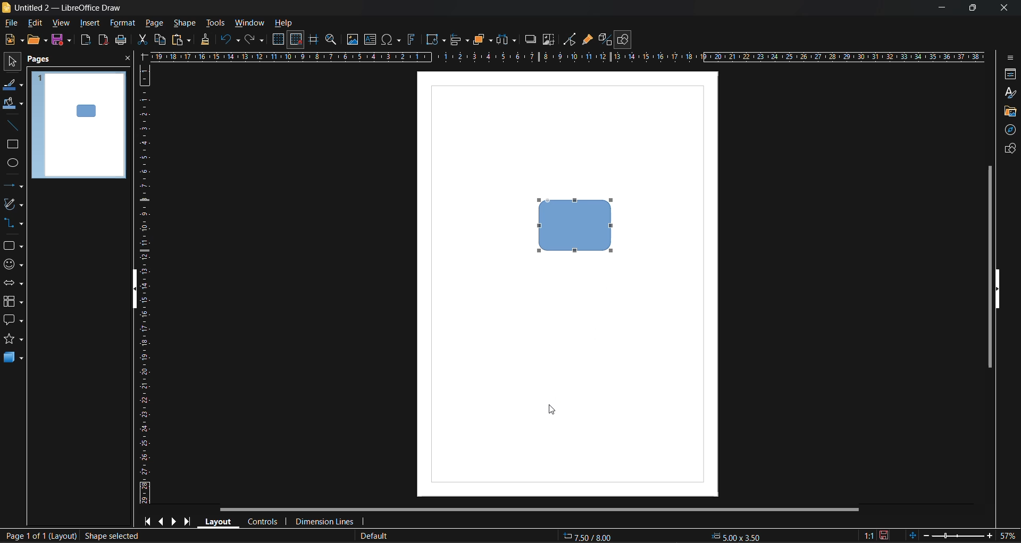 The height and width of the screenshot is (543, 1021). I want to click on curves and polygons, so click(14, 203).